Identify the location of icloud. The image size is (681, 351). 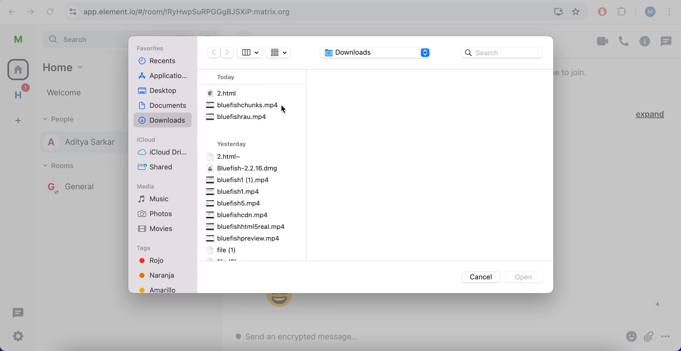
(152, 140).